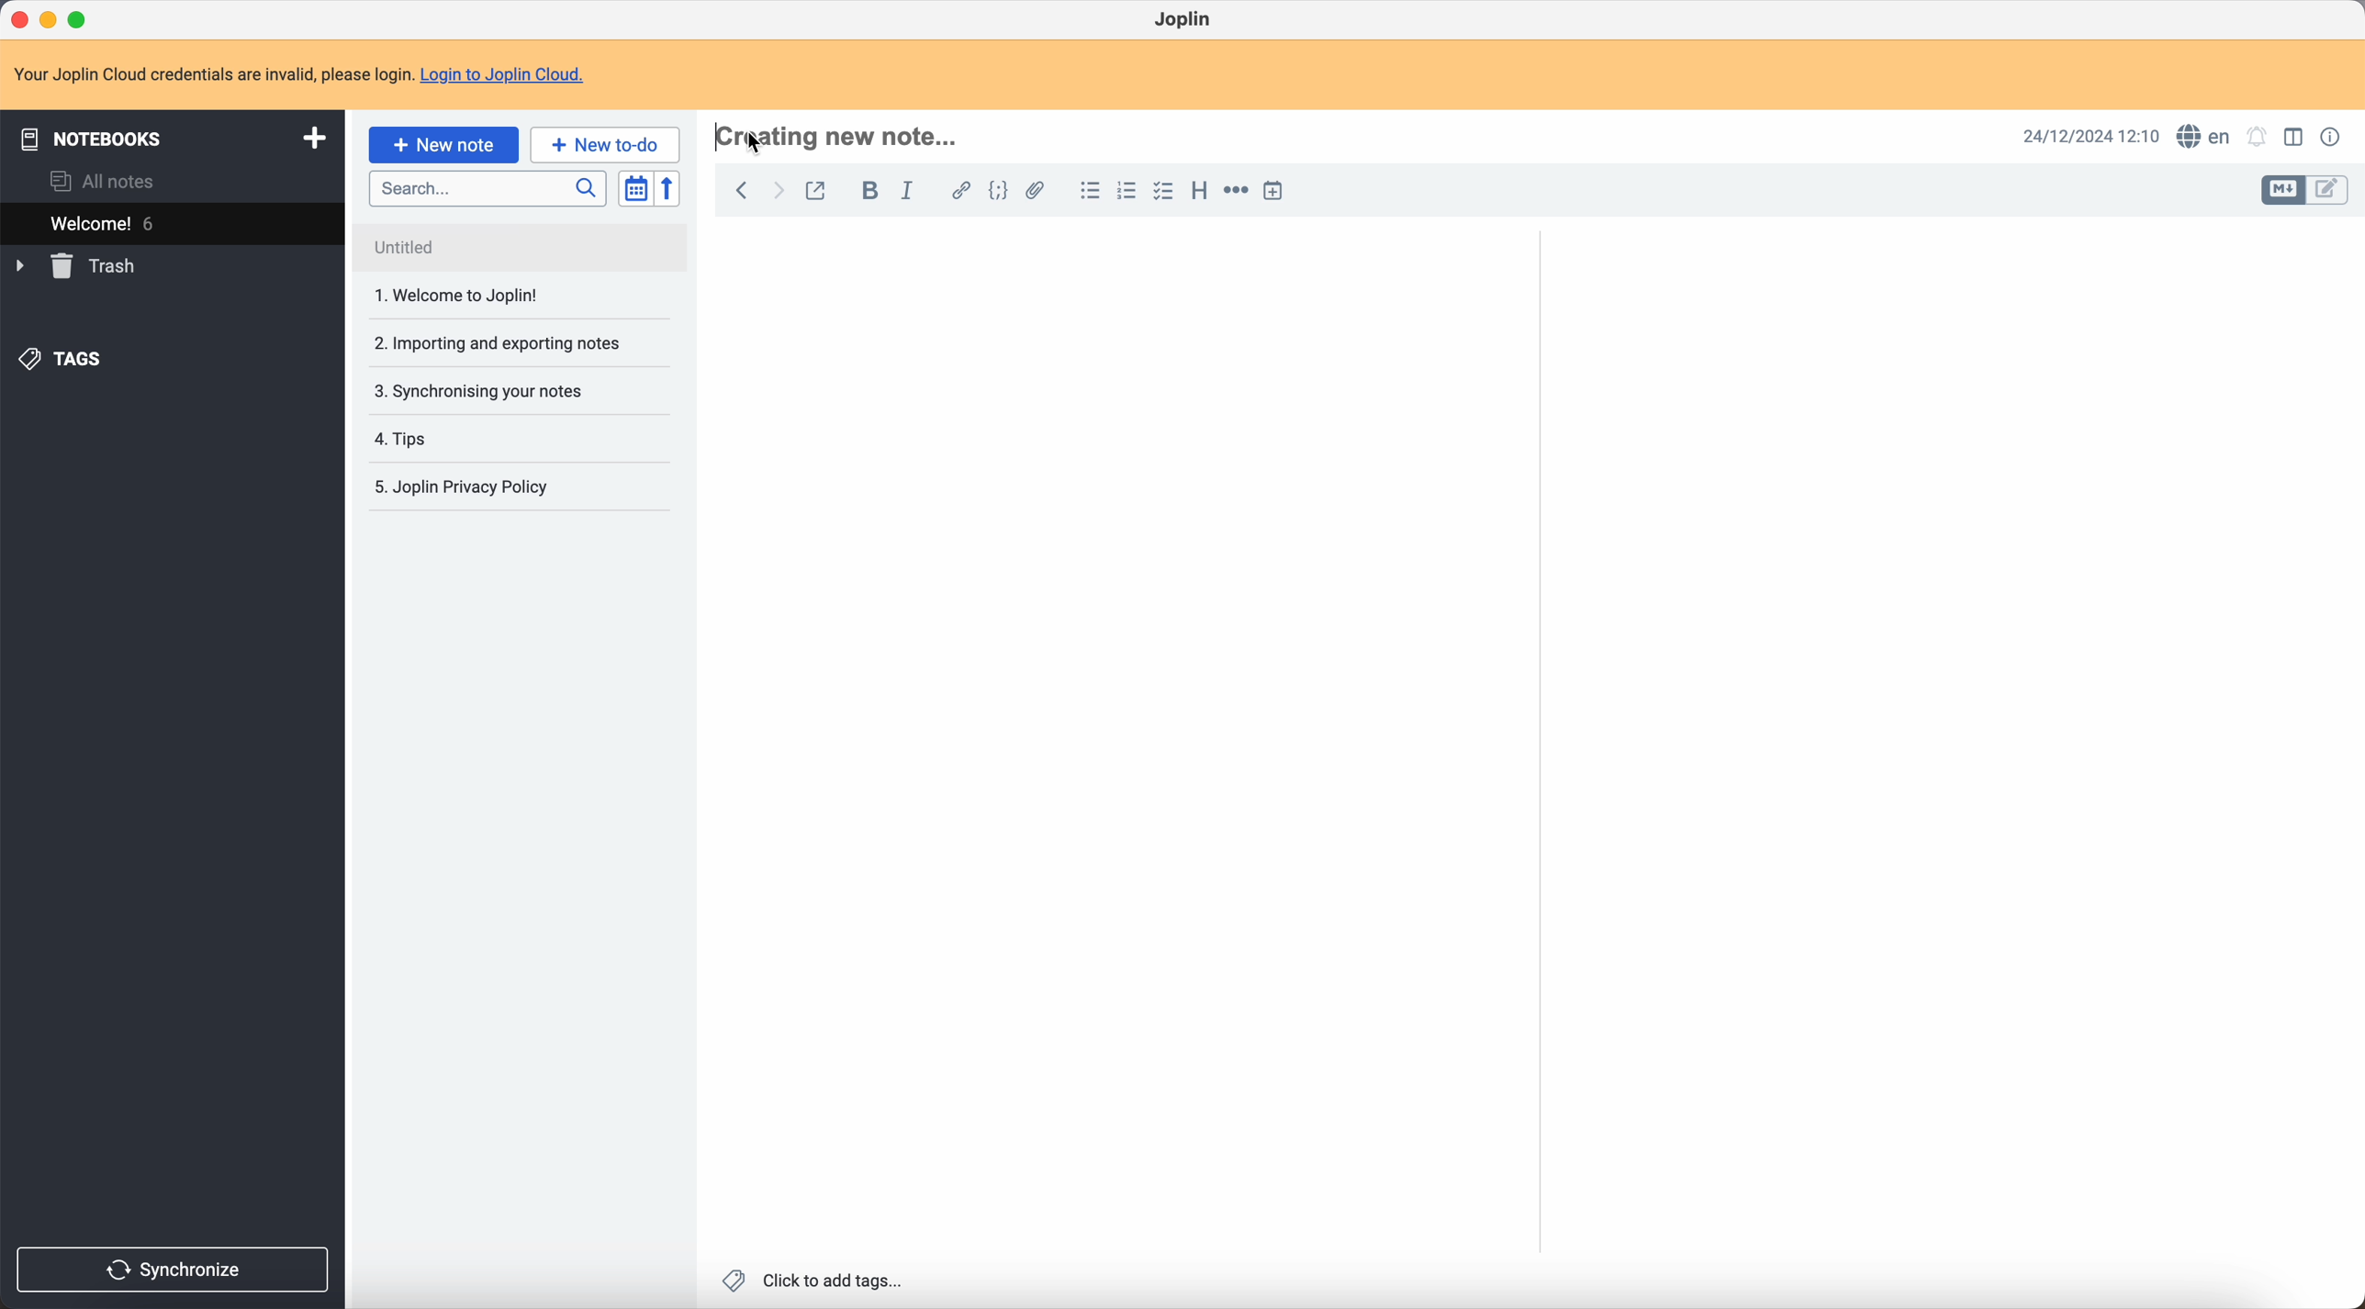  I want to click on close, so click(22, 19).